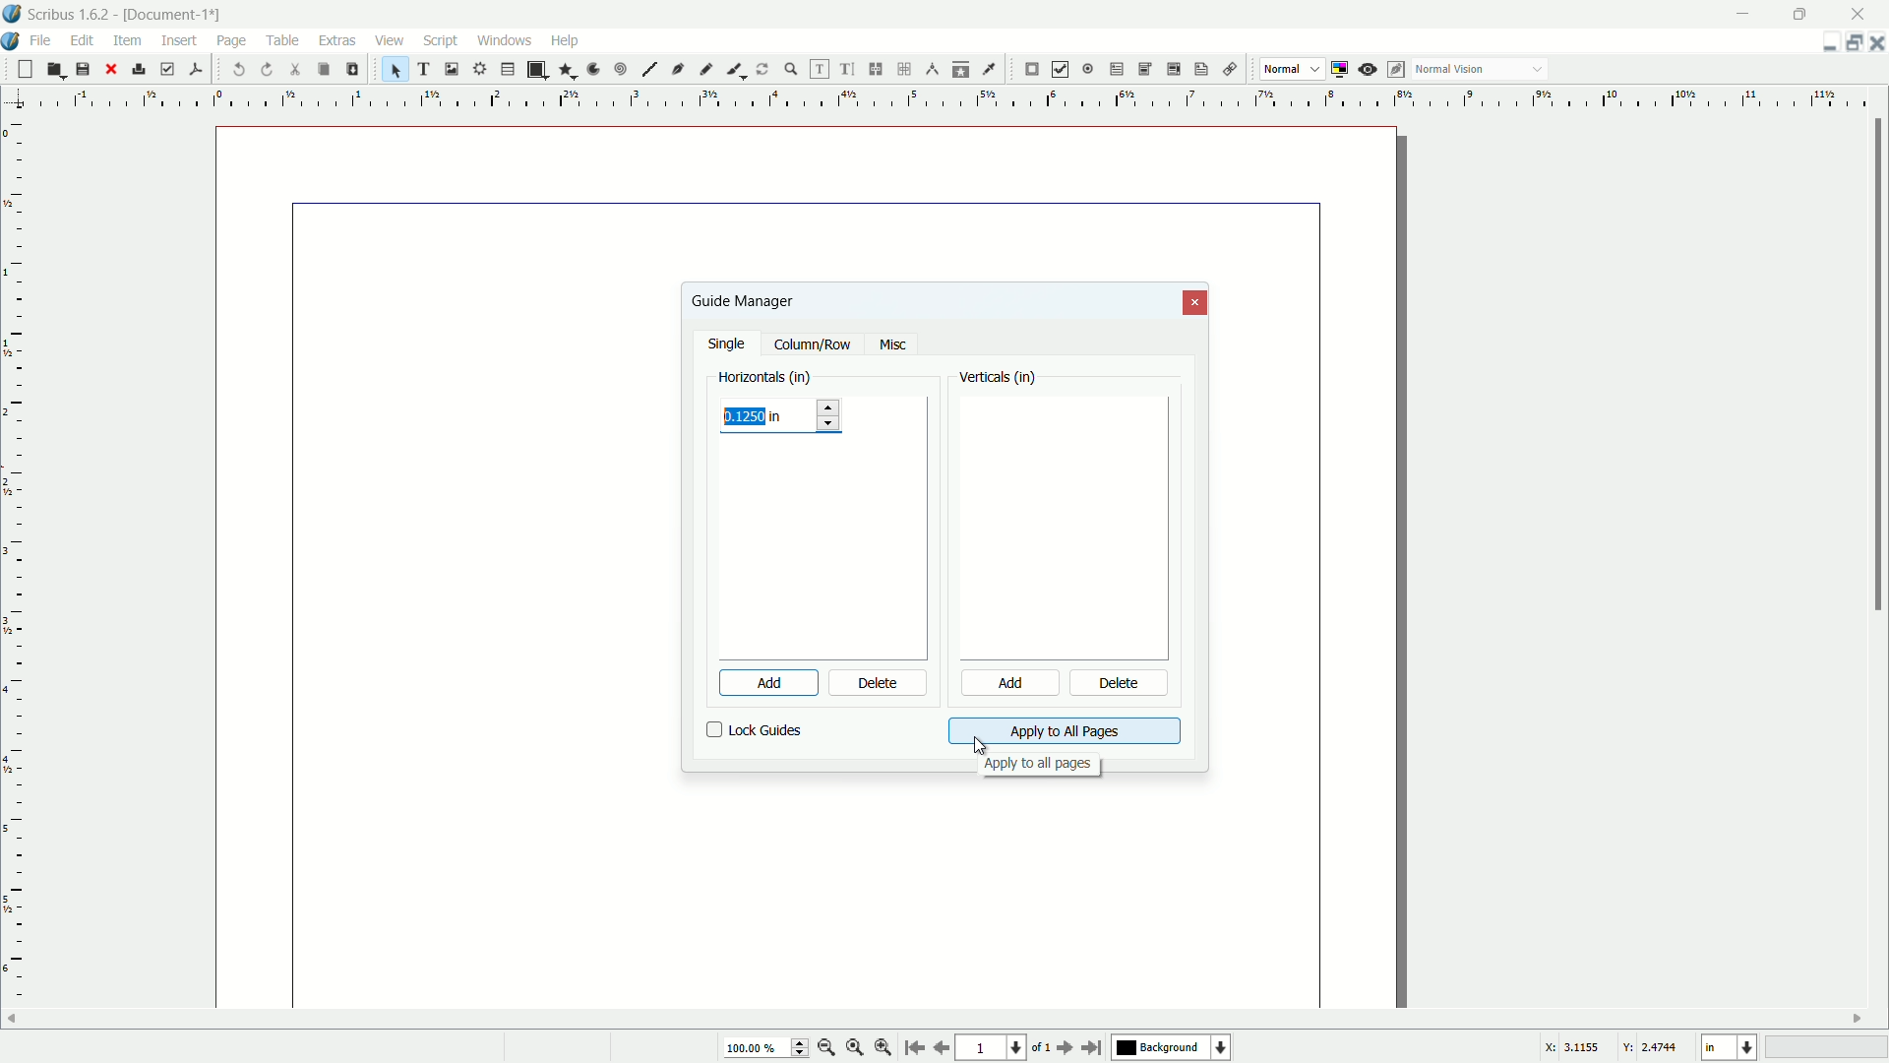 The width and height of the screenshot is (1889, 1063). I want to click on measuring scale, so click(14, 578).